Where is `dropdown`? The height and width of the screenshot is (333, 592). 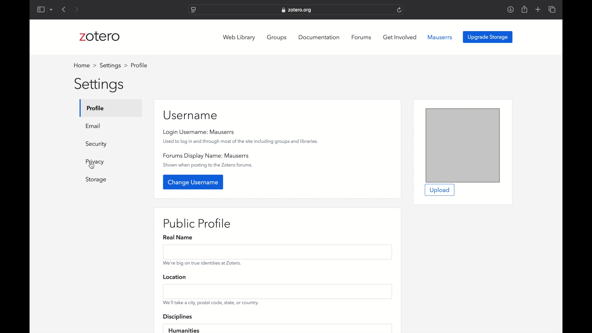 dropdown is located at coordinates (51, 10).